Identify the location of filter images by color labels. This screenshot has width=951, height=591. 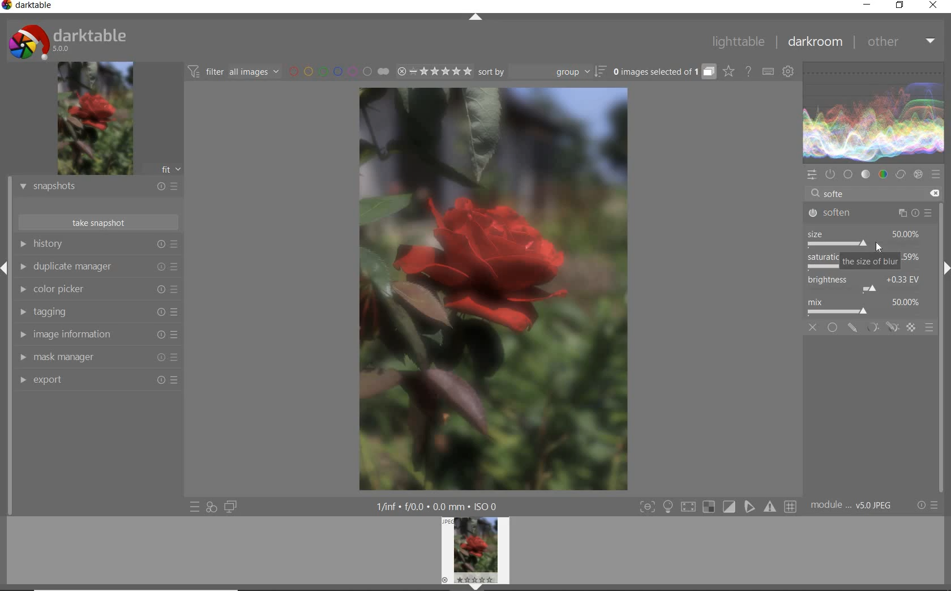
(337, 72).